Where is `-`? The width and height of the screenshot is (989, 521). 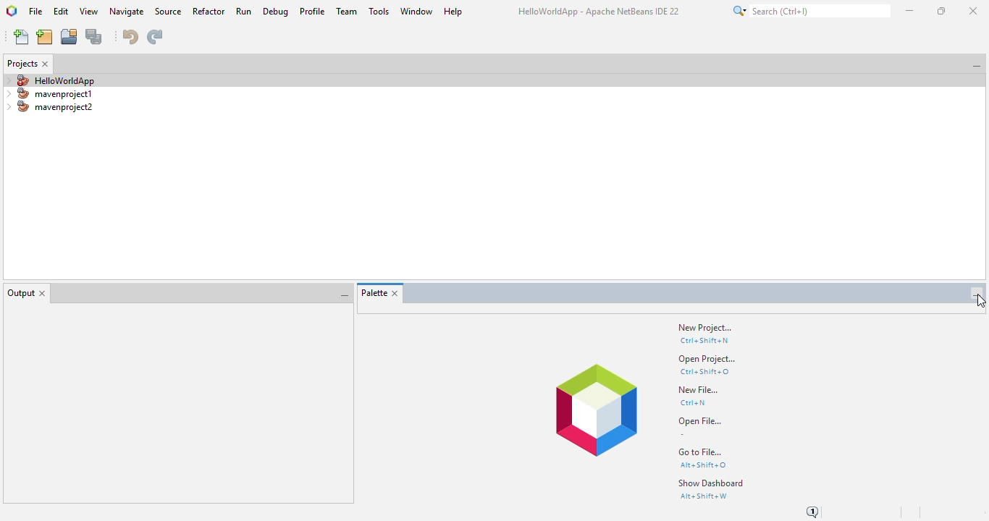
- is located at coordinates (689, 434).